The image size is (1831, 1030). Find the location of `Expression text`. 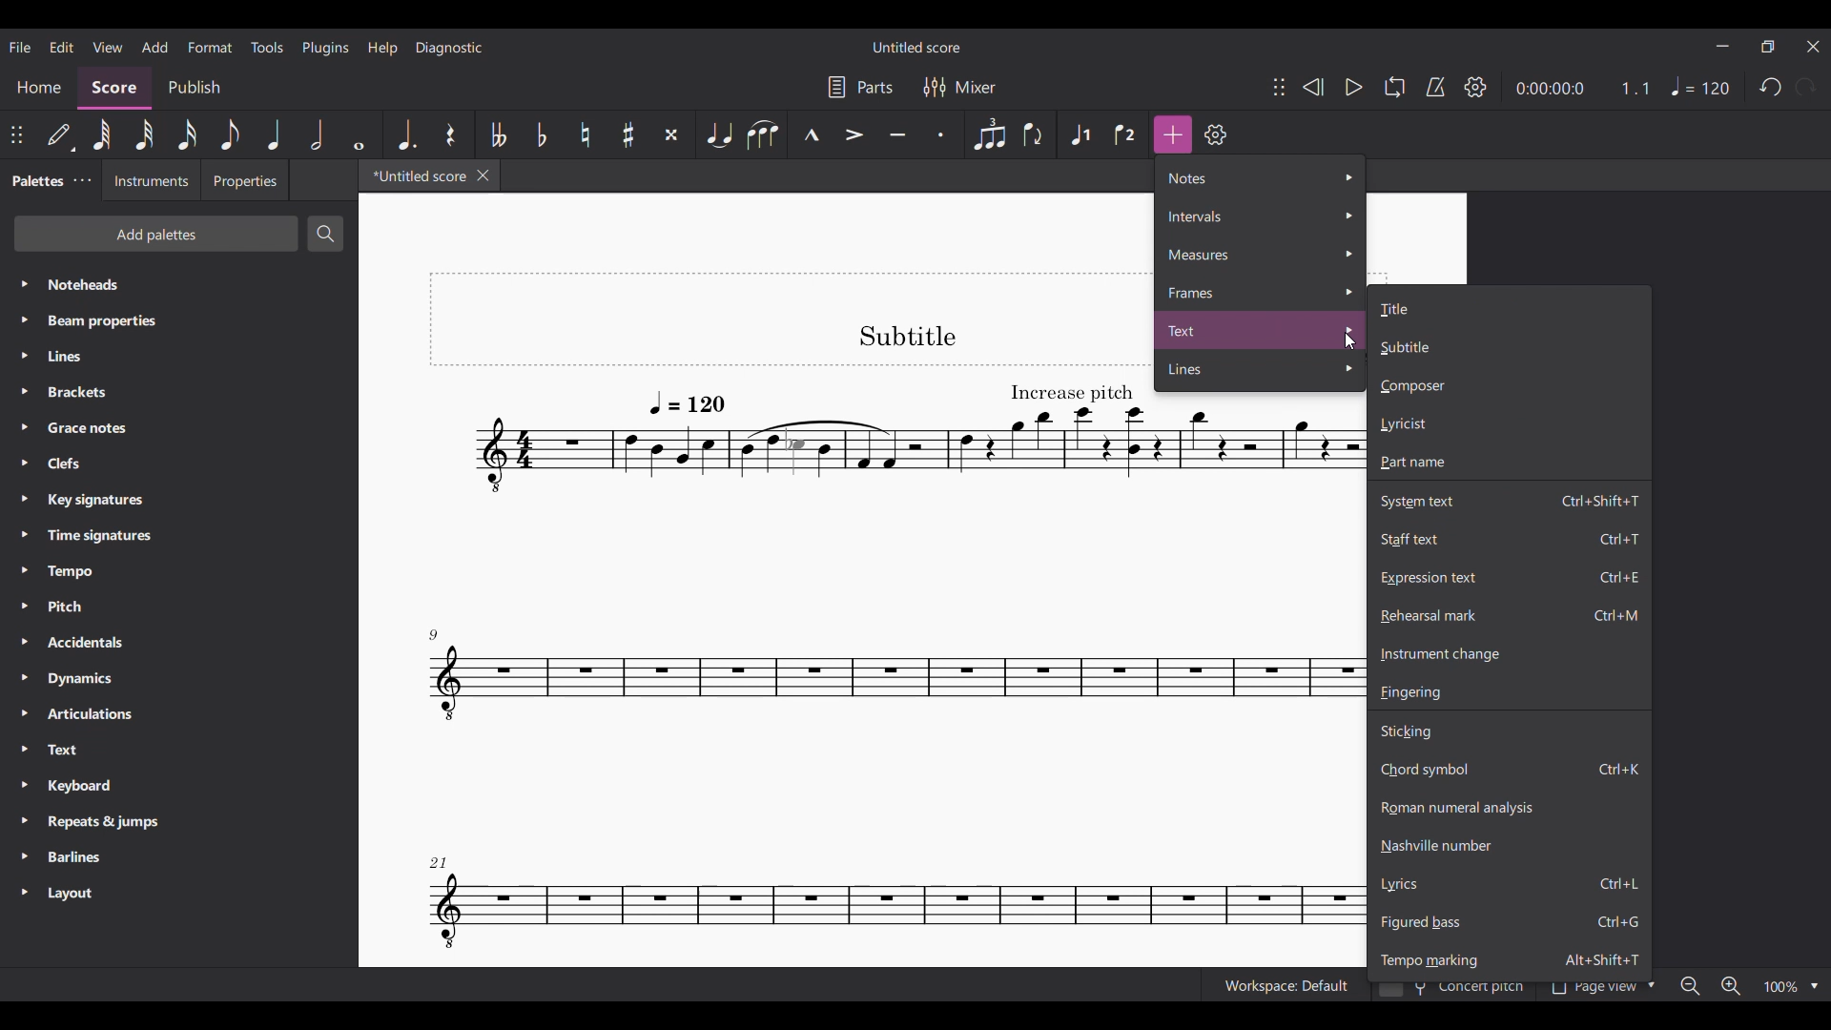

Expression text is located at coordinates (1510, 578).